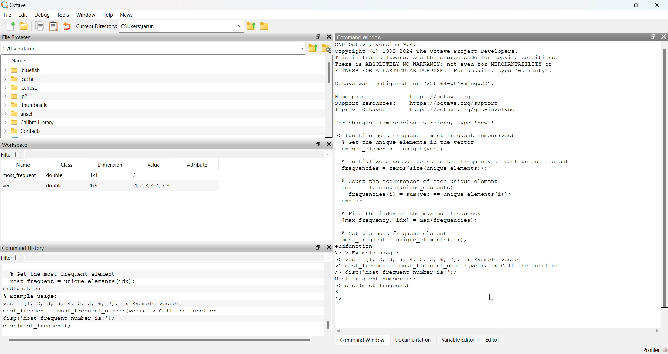  Describe the element at coordinates (301, 48) in the screenshot. I see `Enter the path or filename` at that location.